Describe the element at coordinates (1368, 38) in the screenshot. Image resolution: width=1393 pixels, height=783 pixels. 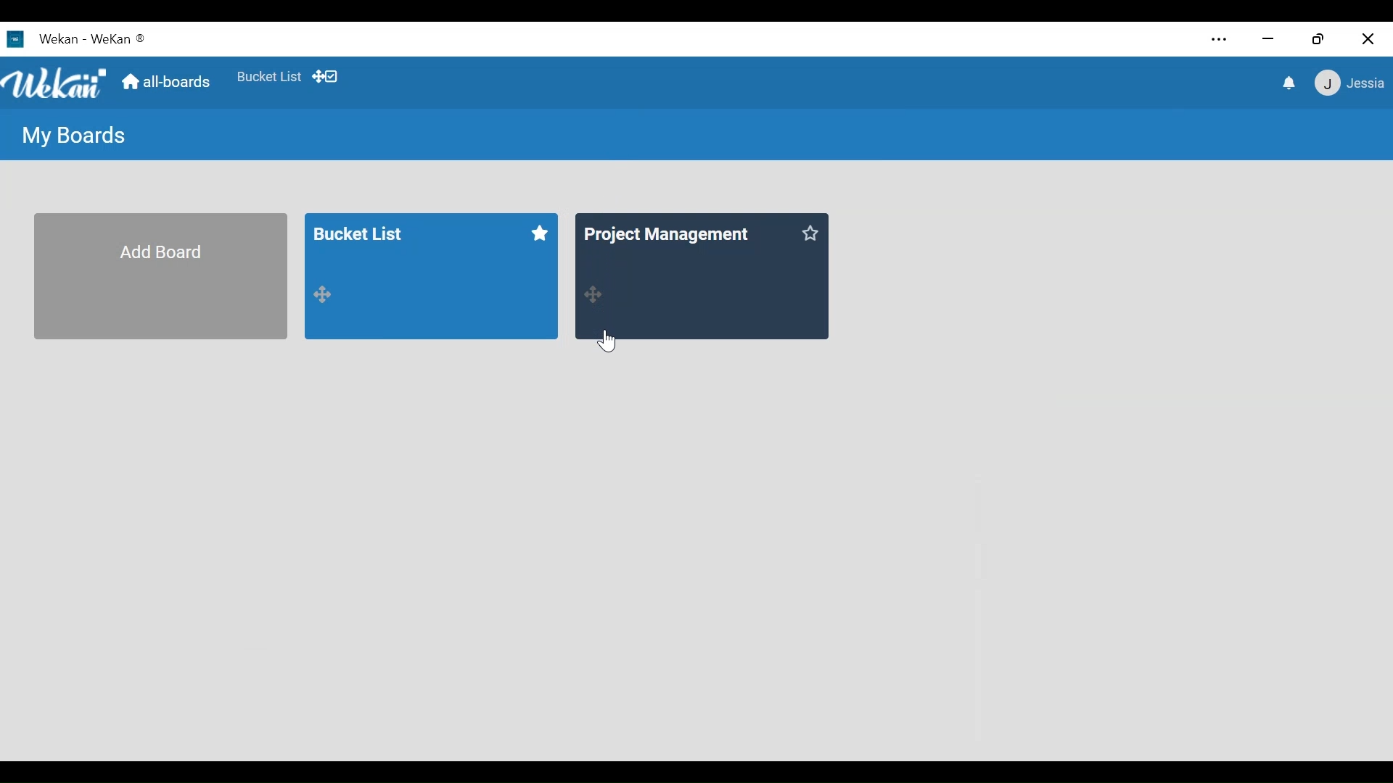
I see `Close` at that location.